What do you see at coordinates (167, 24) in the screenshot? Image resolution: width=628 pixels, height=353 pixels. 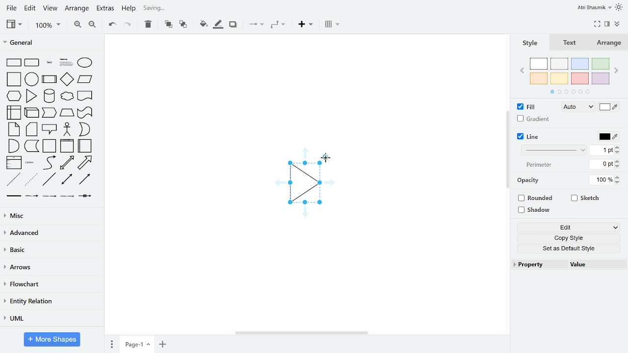 I see `to front` at bounding box center [167, 24].